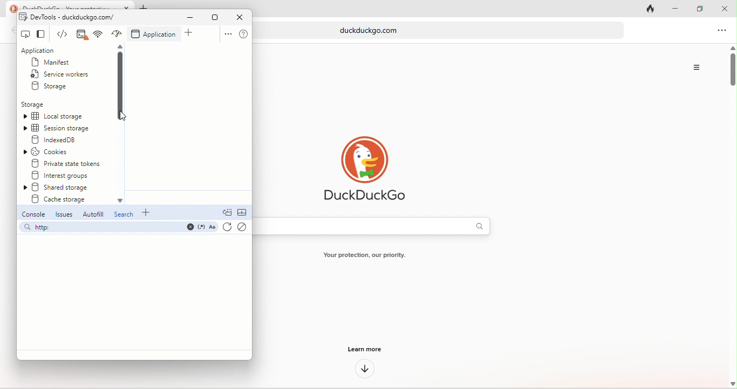 The image size is (737, 389). Describe the element at coordinates (60, 74) in the screenshot. I see `service workers` at that location.